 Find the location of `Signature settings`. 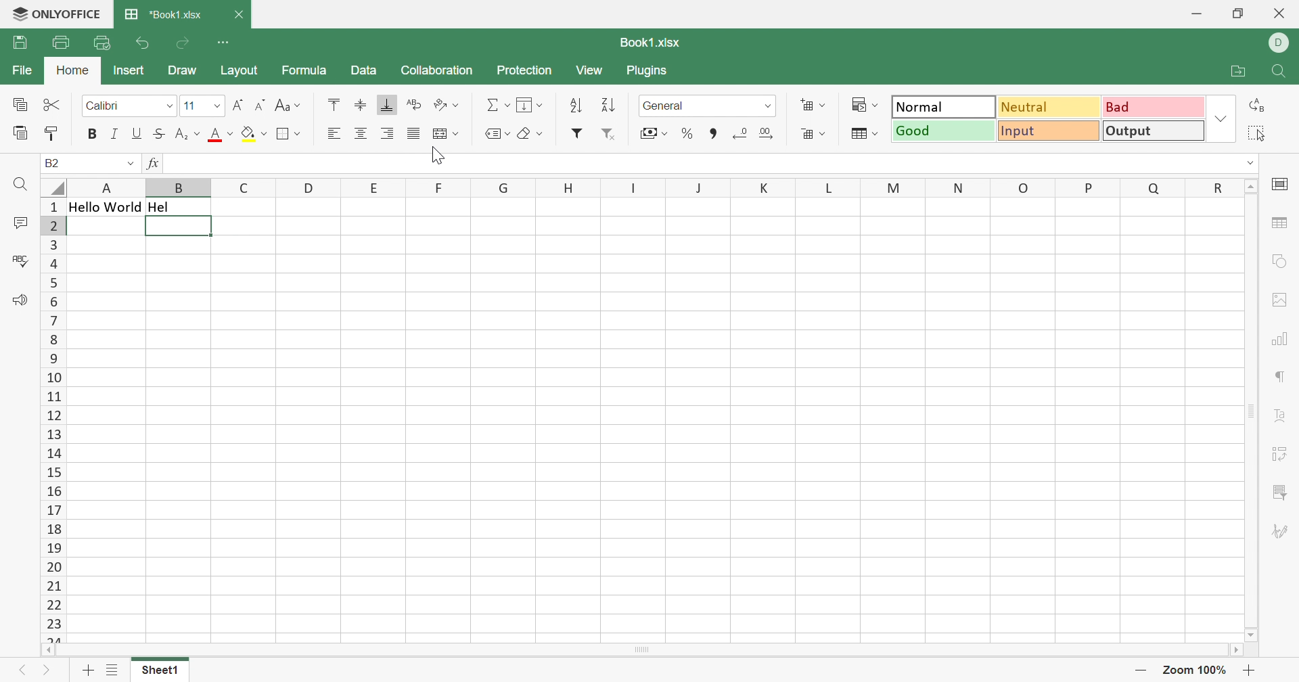

Signature settings is located at coordinates (1277, 530).